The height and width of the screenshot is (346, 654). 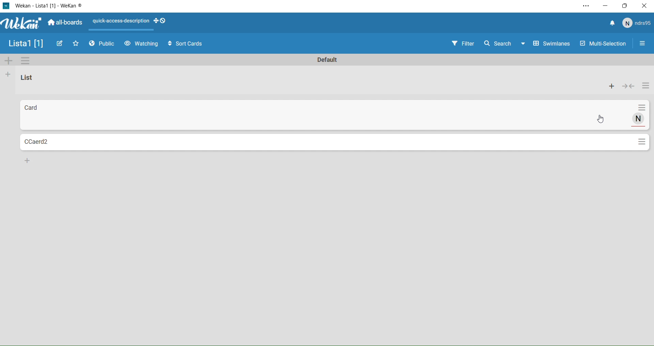 I want to click on All boards, so click(x=66, y=23).